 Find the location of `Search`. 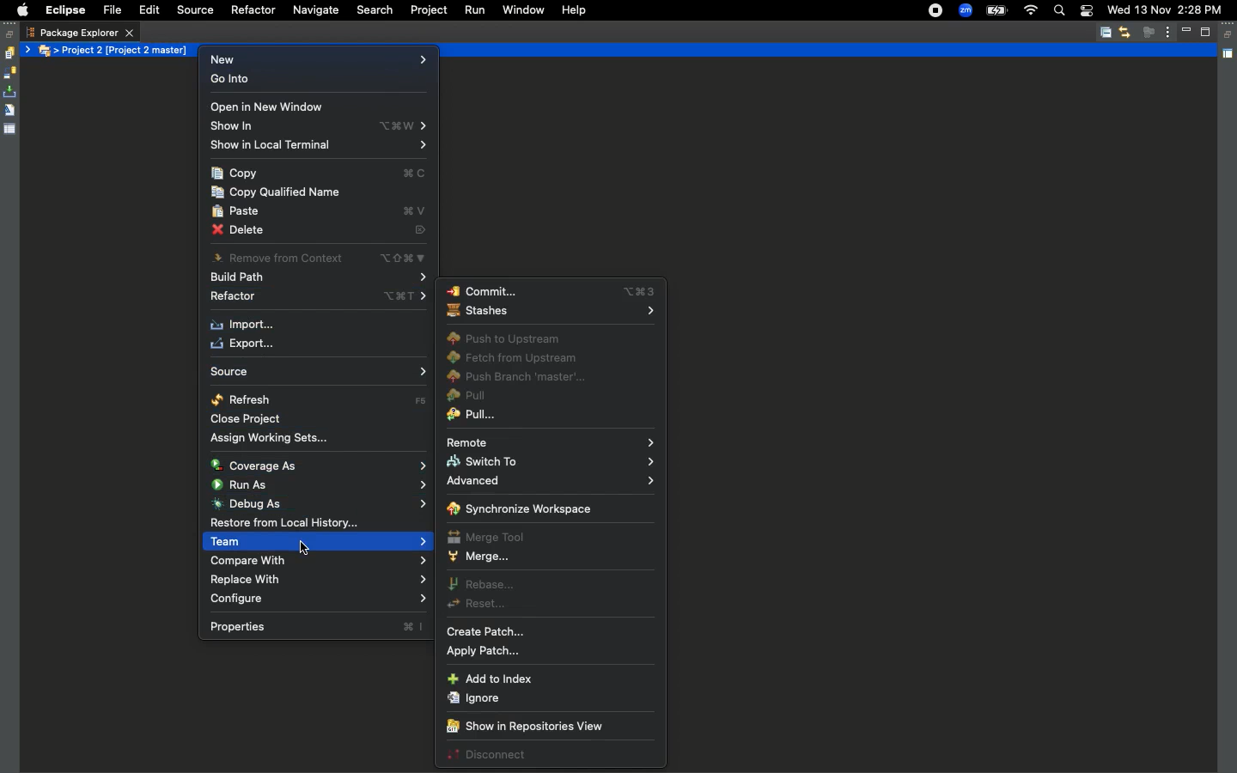

Search is located at coordinates (375, 10).